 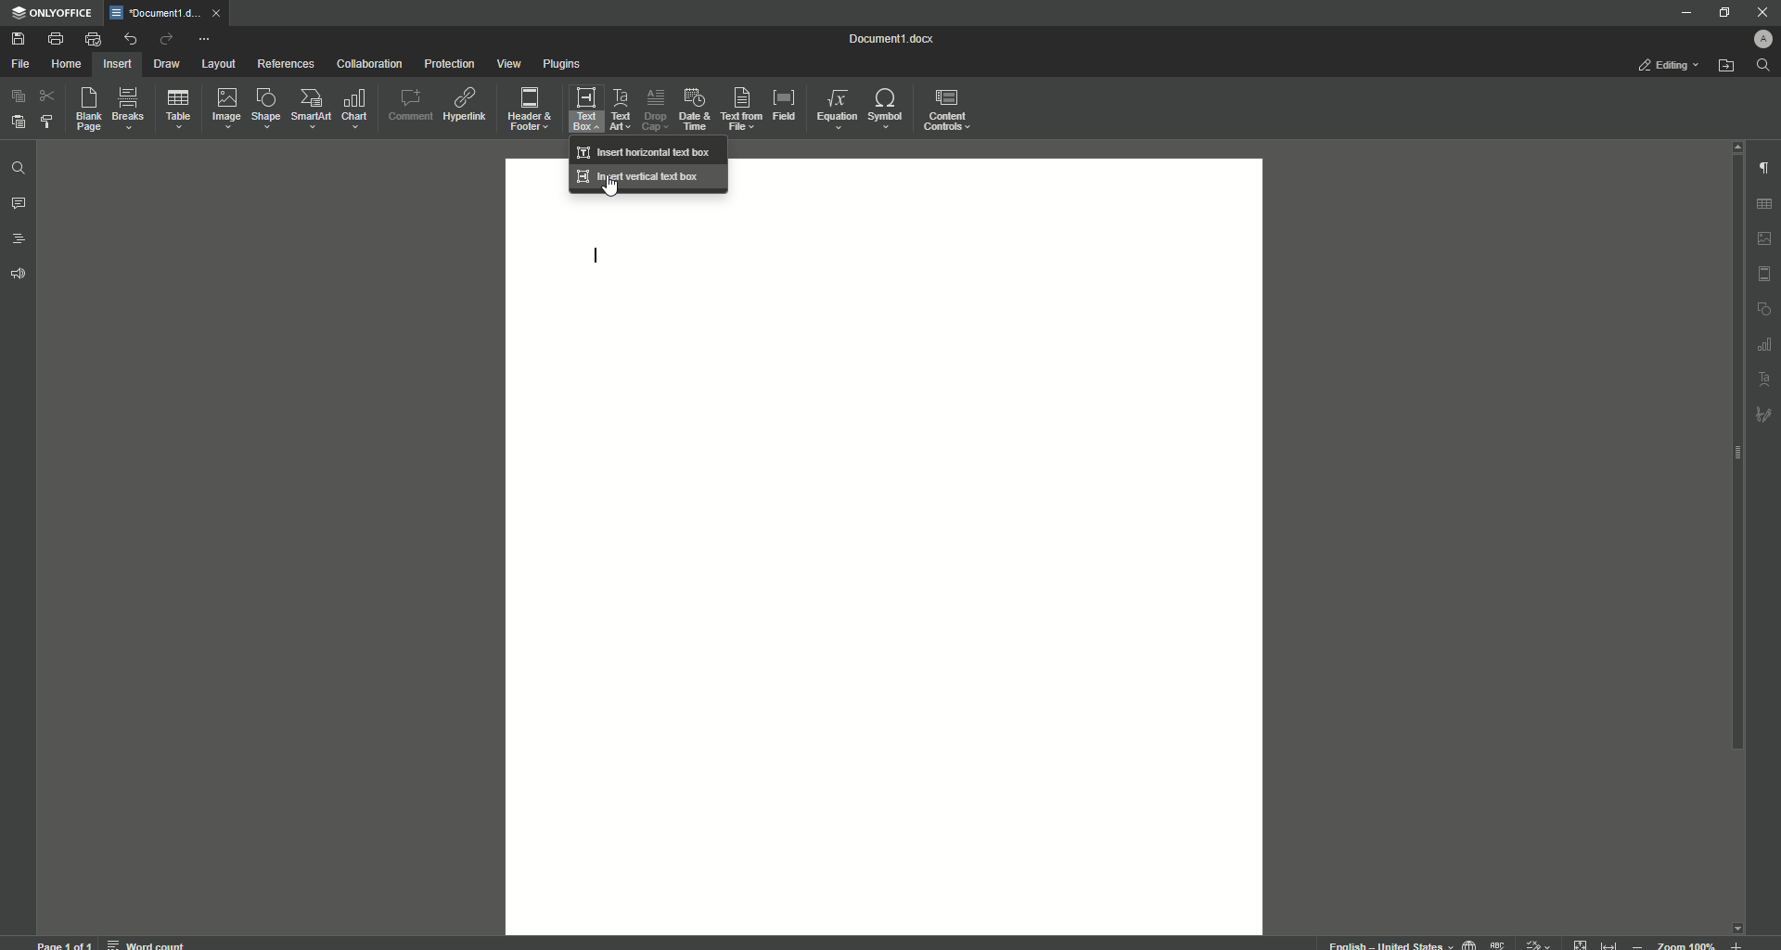 What do you see at coordinates (410, 105) in the screenshot?
I see `Comment` at bounding box center [410, 105].